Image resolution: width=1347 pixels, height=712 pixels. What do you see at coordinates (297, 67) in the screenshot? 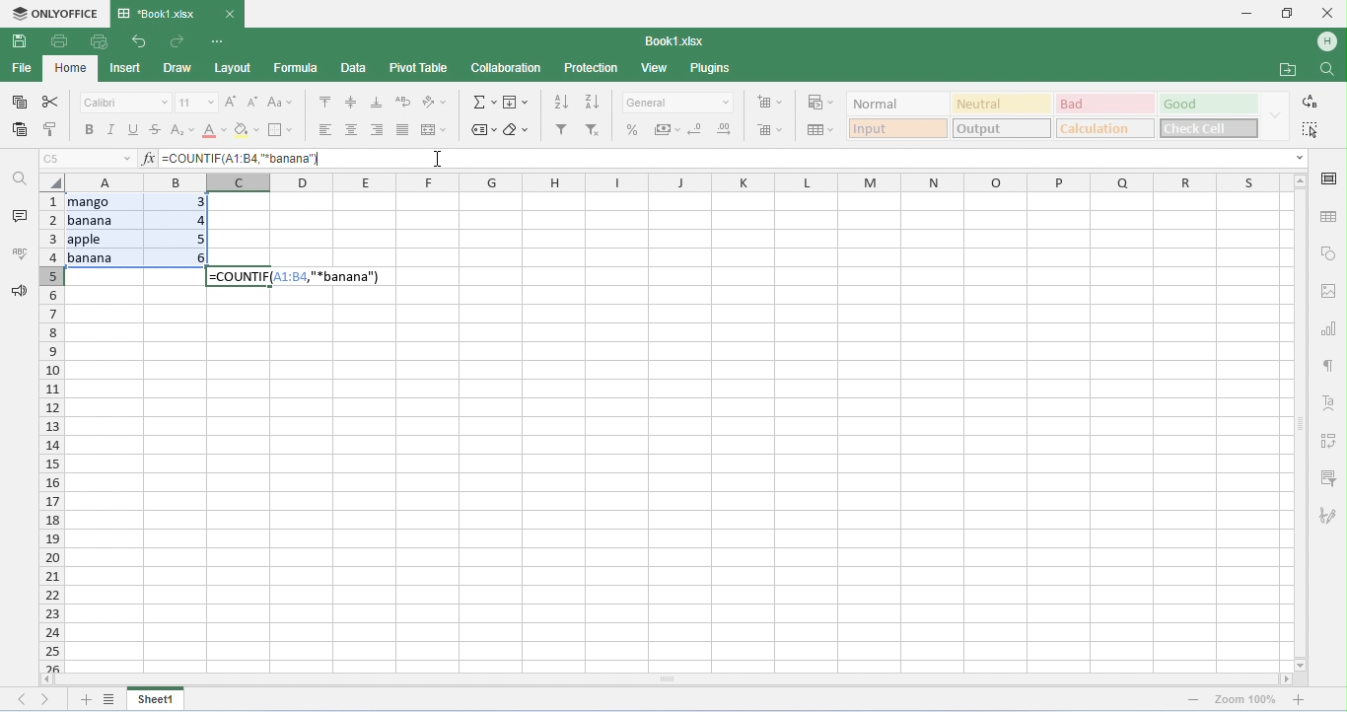
I see `formula` at bounding box center [297, 67].